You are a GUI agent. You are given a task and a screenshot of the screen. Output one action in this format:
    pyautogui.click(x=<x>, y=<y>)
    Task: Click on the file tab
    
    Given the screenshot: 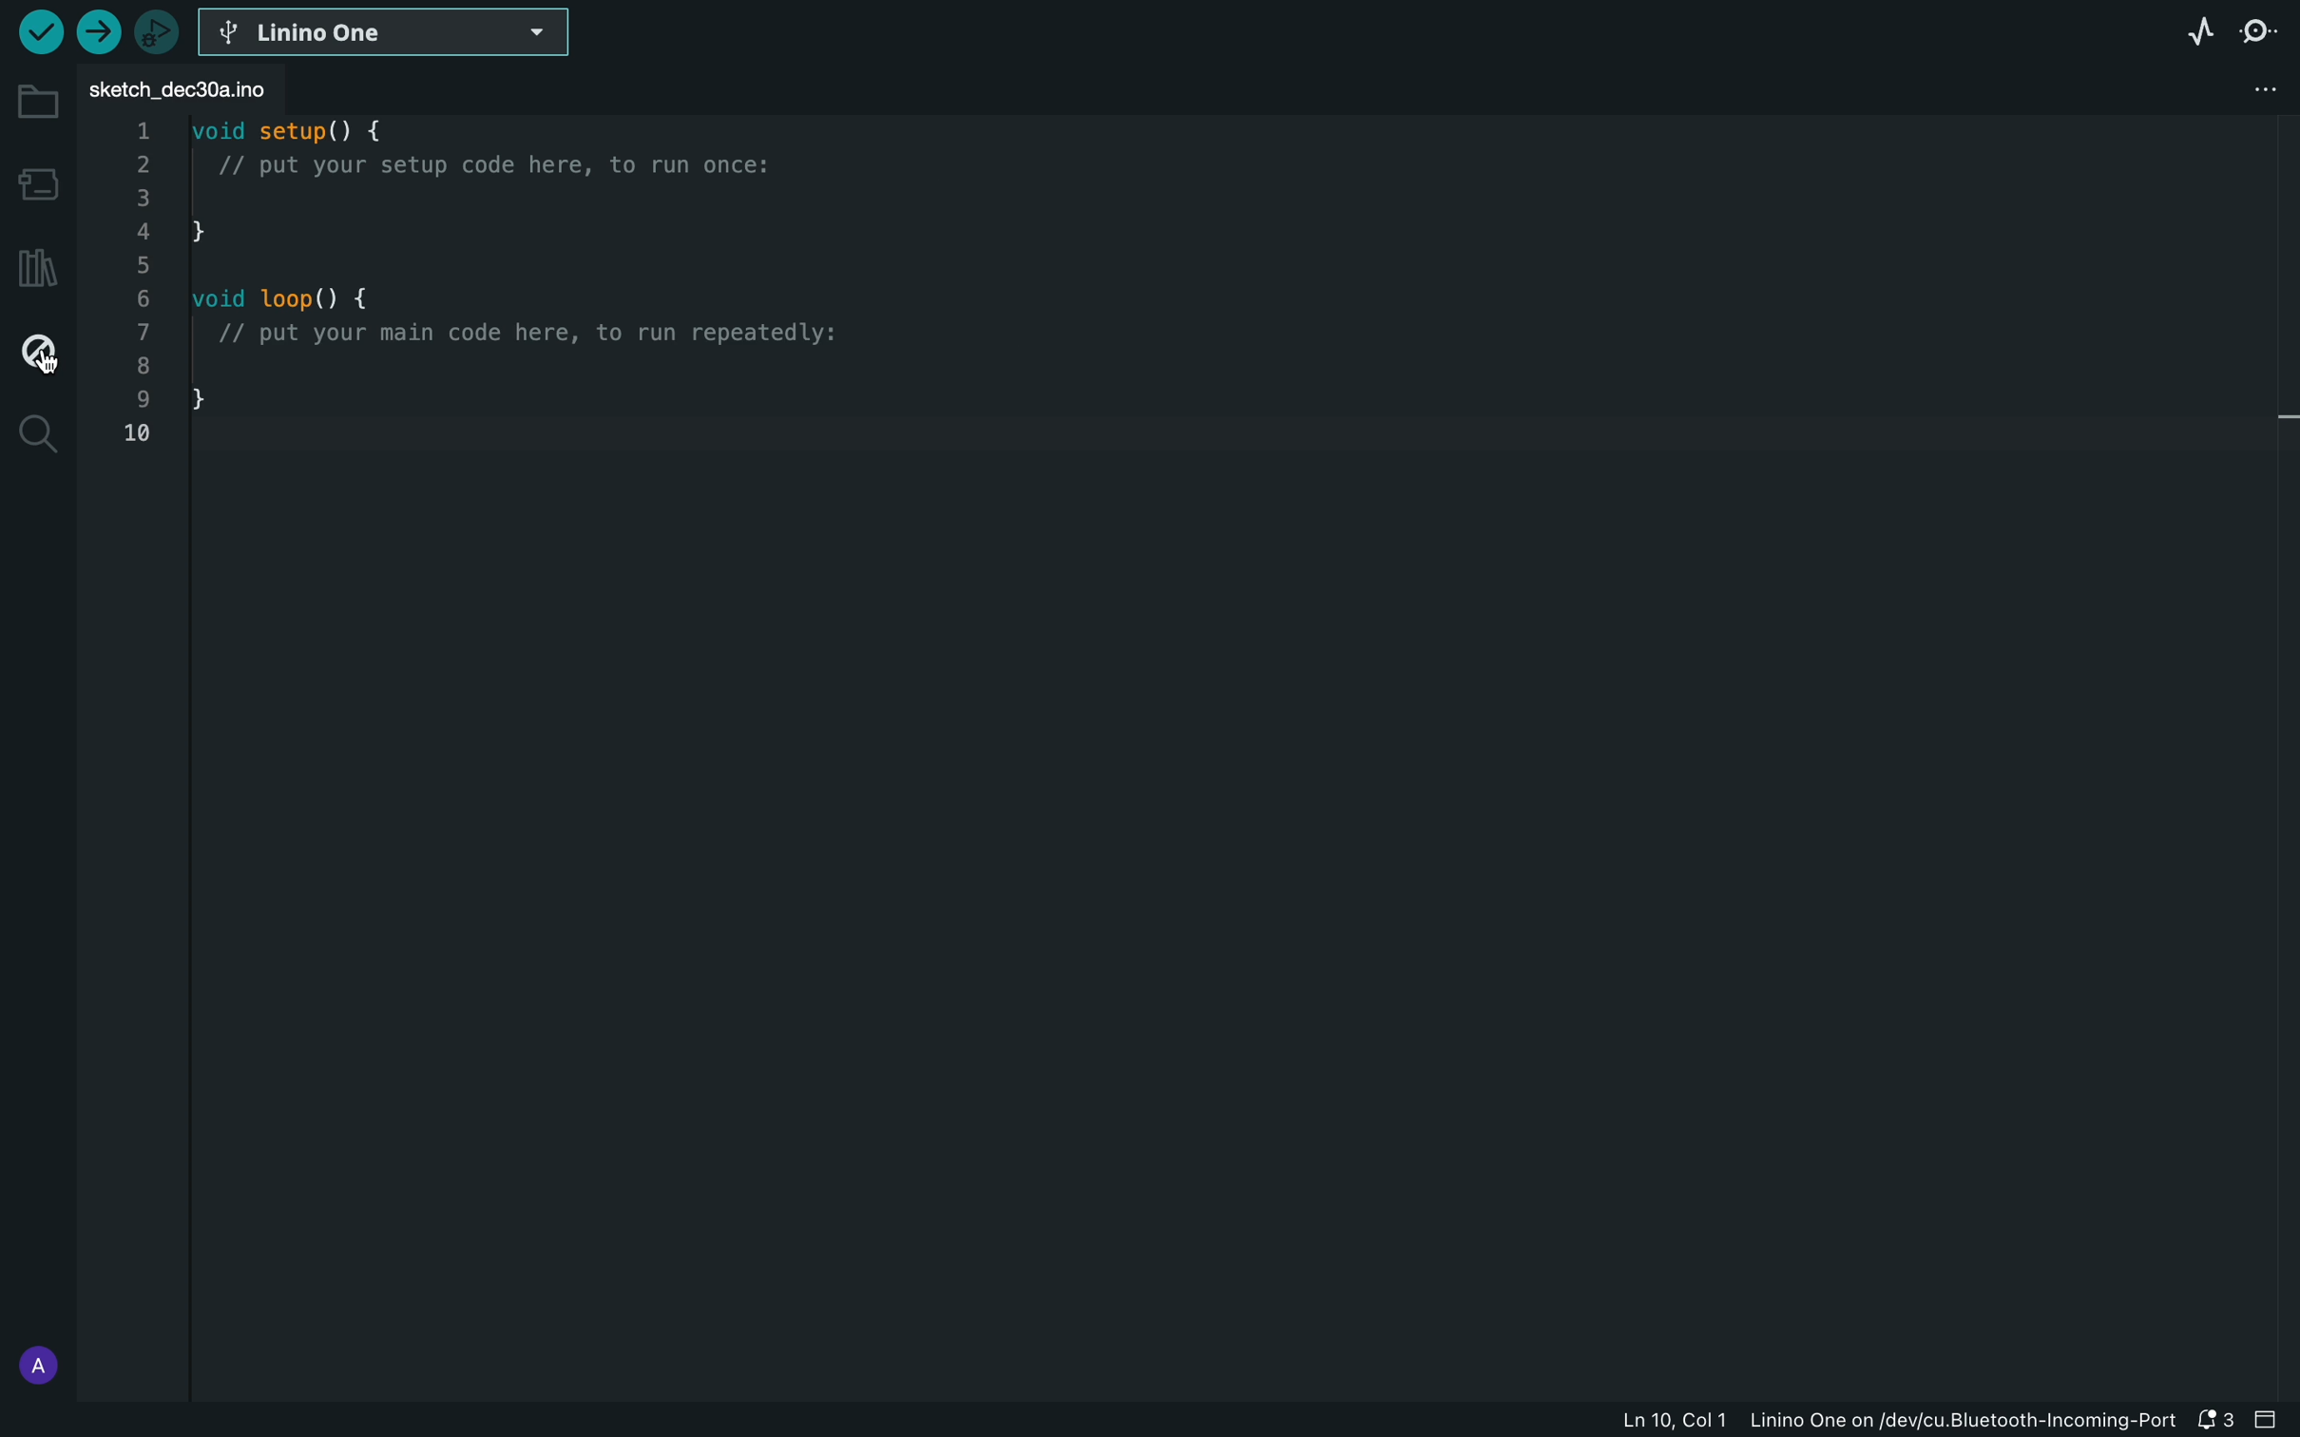 What is the action you would take?
    pyautogui.click(x=198, y=88)
    